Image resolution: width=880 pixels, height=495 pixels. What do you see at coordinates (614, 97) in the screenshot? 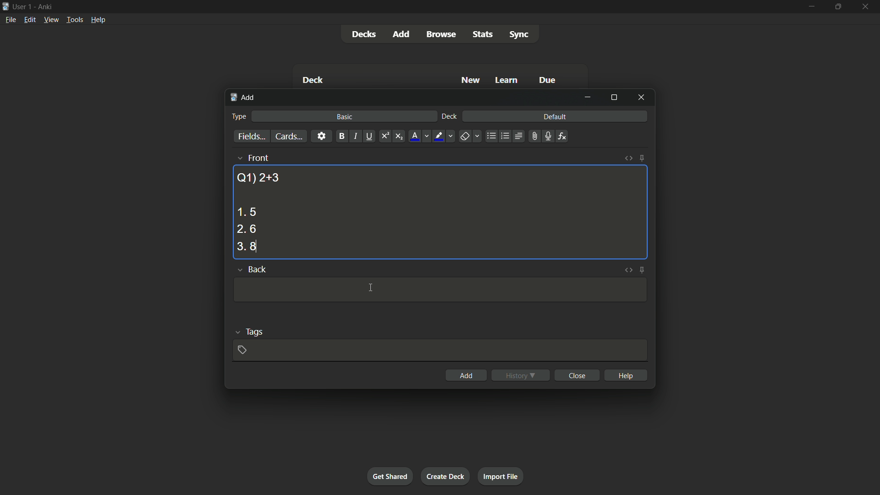
I see `maximize` at bounding box center [614, 97].